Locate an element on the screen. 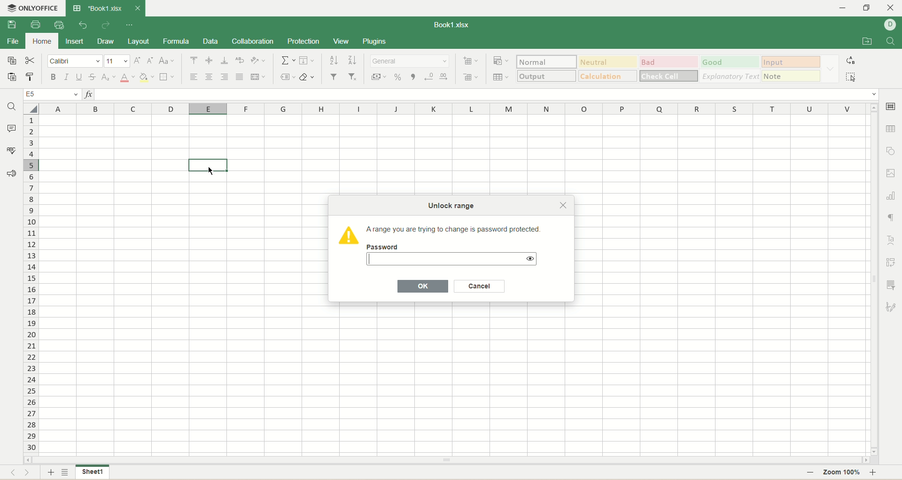 This screenshot has height=480, width=902. clear is located at coordinates (308, 77).